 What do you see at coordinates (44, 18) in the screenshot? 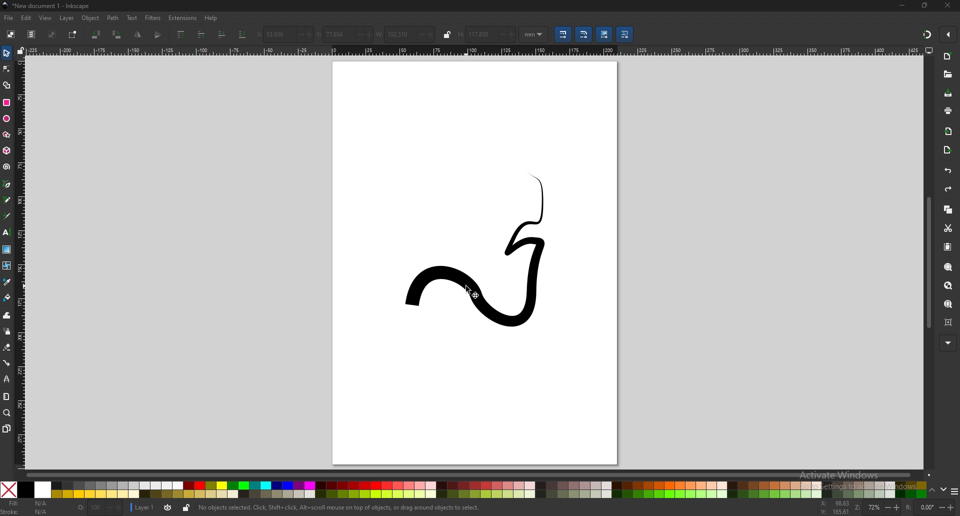
I see `view` at bounding box center [44, 18].